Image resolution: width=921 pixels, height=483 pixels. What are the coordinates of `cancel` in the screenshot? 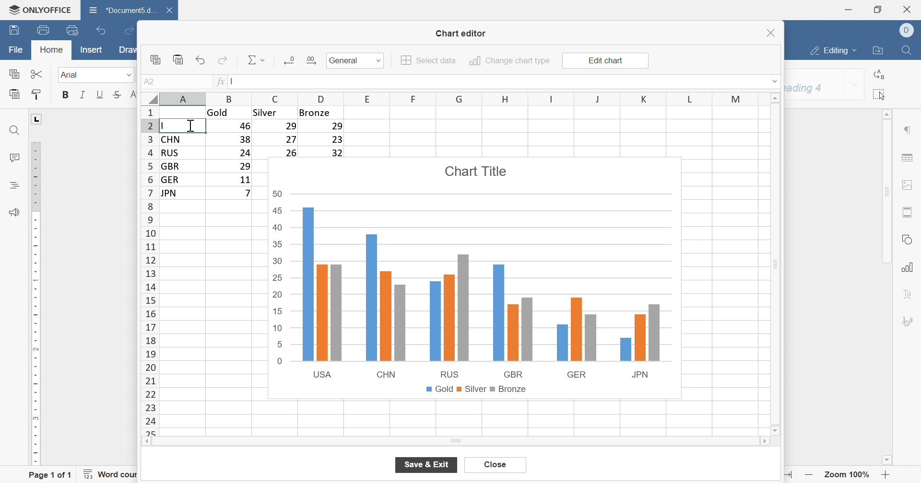 It's located at (495, 465).